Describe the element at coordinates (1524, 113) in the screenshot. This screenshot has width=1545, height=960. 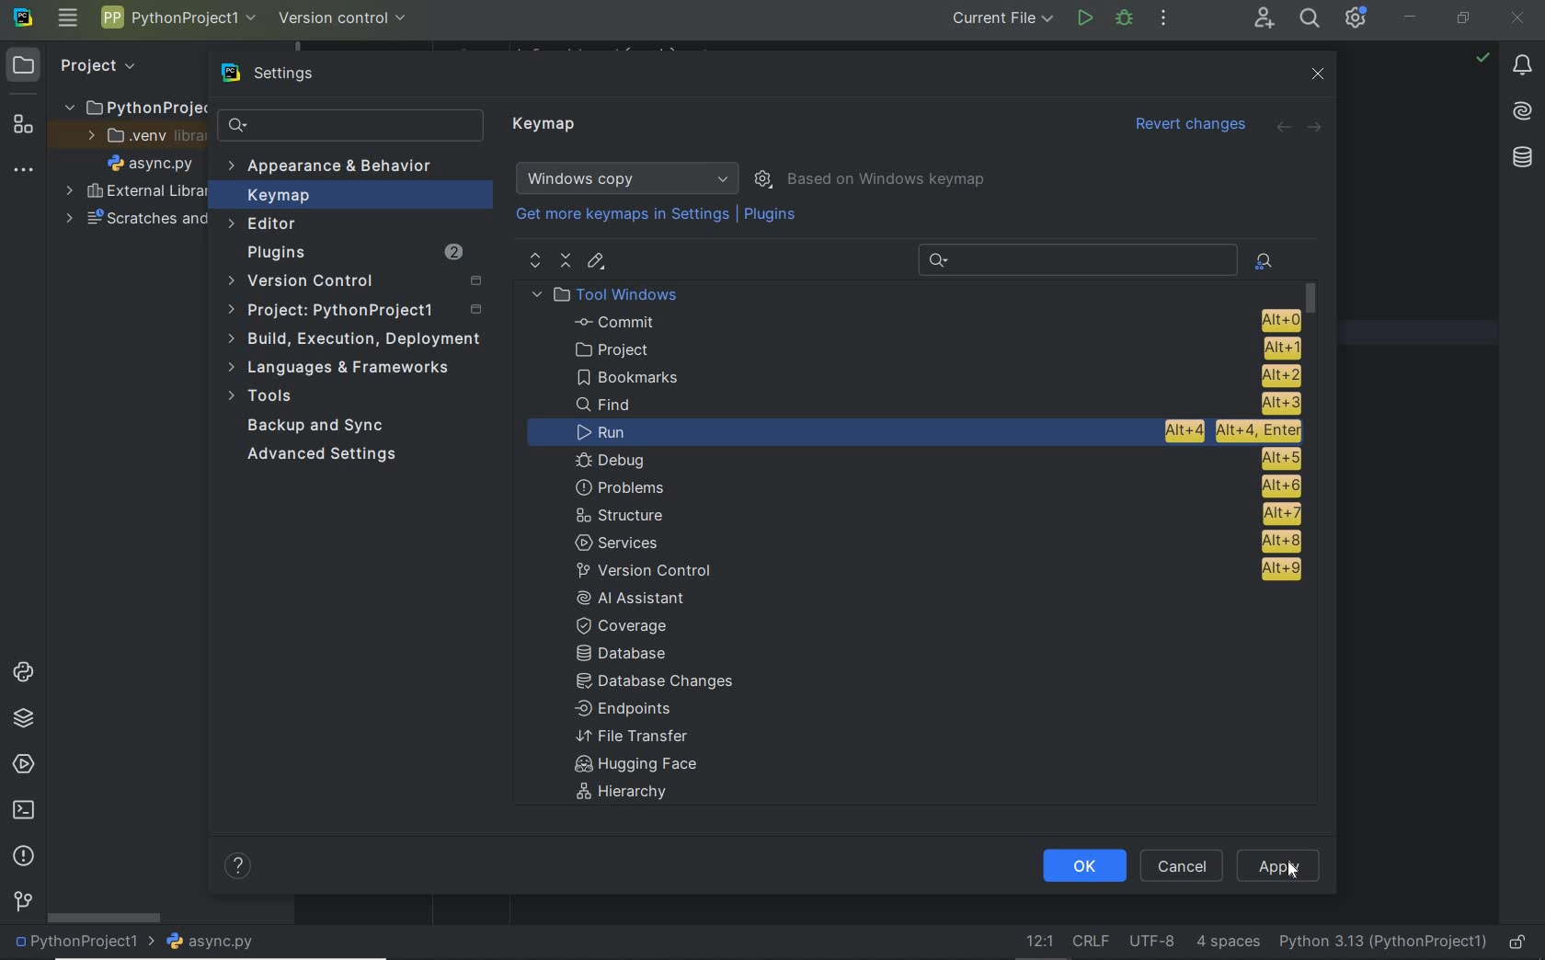
I see `AI Assistant` at that location.